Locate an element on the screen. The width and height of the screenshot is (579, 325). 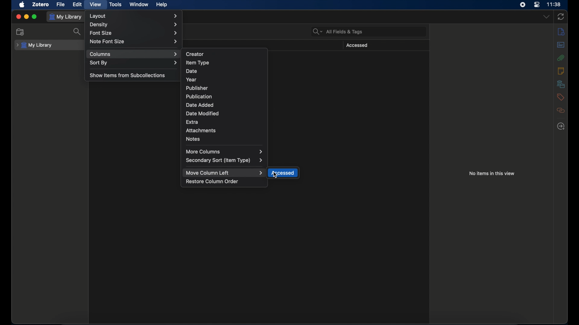
accessed is located at coordinates (283, 173).